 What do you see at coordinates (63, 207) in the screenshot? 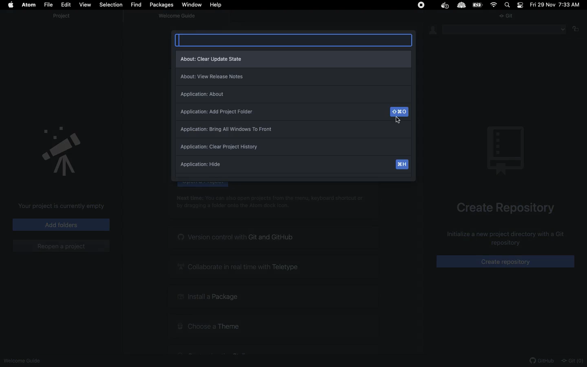
I see `Your project is currently empty` at bounding box center [63, 207].